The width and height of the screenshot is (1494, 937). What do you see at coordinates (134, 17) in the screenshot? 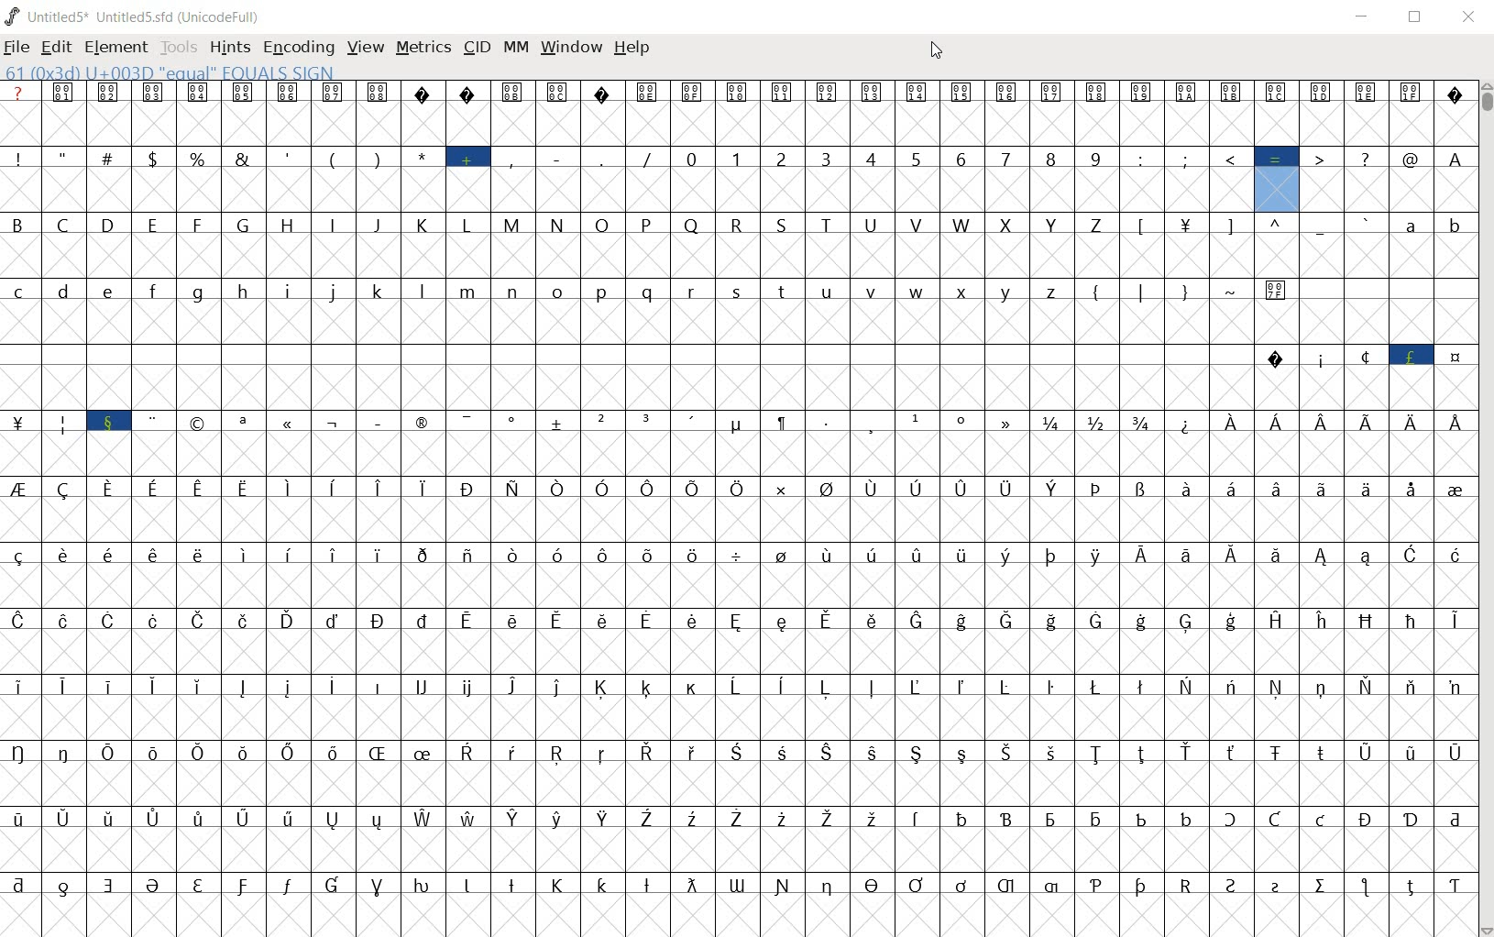
I see `UNTITLED5* uNTITLED5.SFD (UnicodeFull)` at bounding box center [134, 17].